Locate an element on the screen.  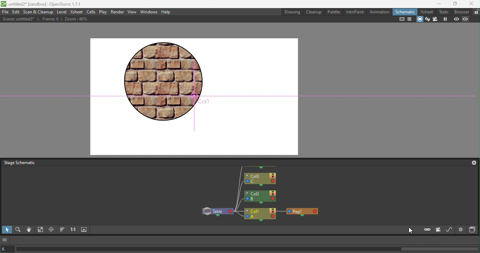
Scene: untitle3* :: Frame: 6 :: Zoom :46% is located at coordinates (47, 19).